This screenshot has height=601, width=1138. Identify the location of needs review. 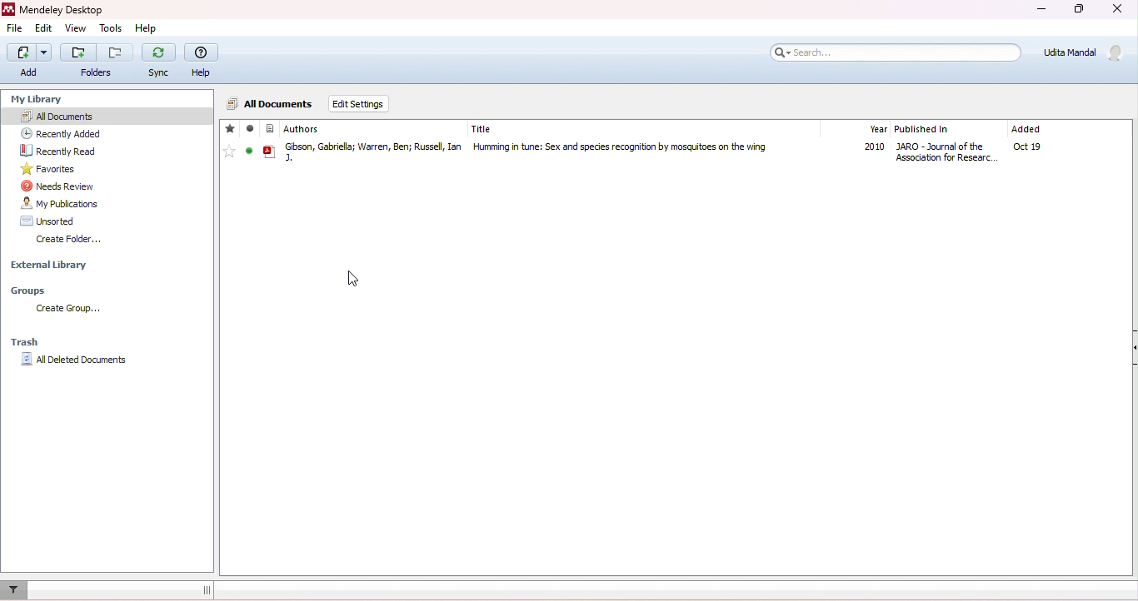
(58, 186).